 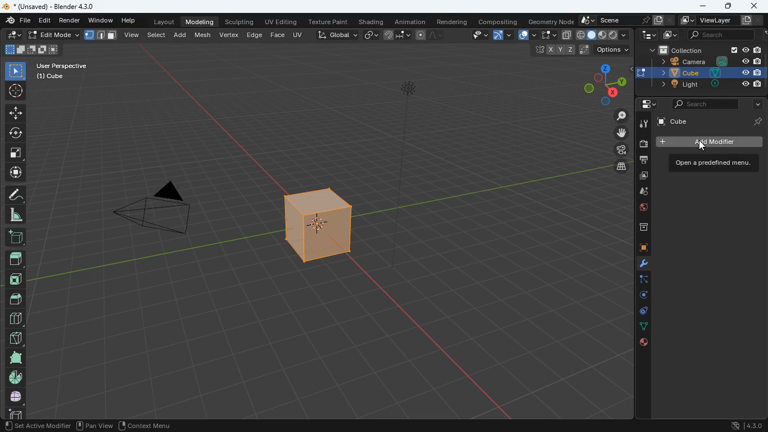 What do you see at coordinates (15, 339) in the screenshot?
I see `diagonal` at bounding box center [15, 339].